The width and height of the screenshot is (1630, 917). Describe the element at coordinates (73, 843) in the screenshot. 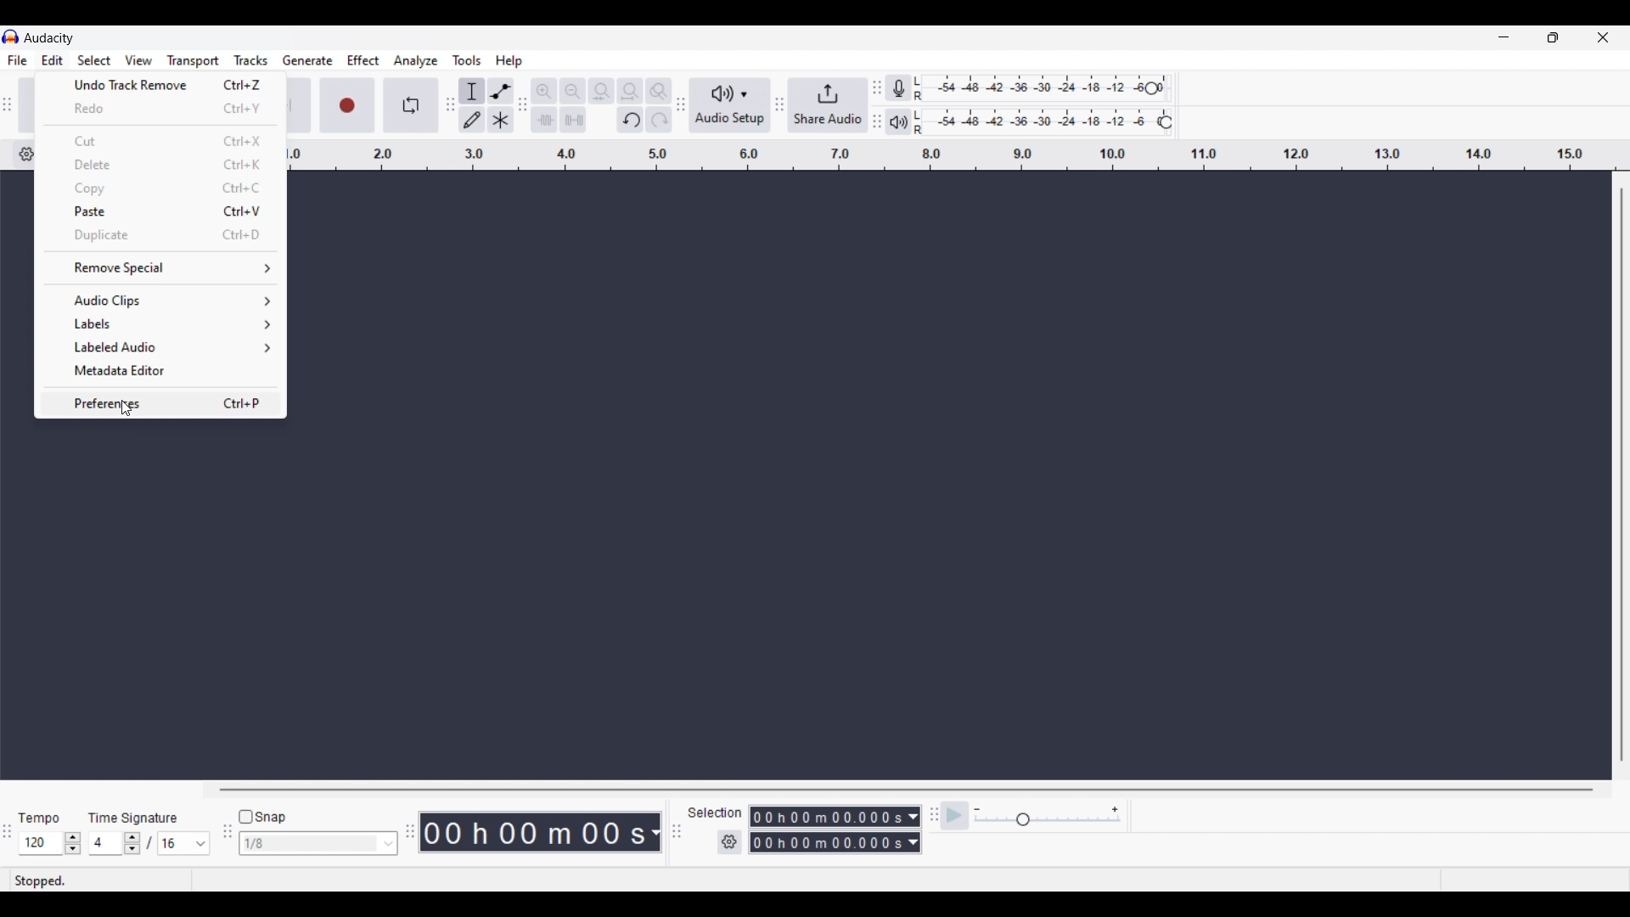

I see `Increase/Decrease tempo` at that location.